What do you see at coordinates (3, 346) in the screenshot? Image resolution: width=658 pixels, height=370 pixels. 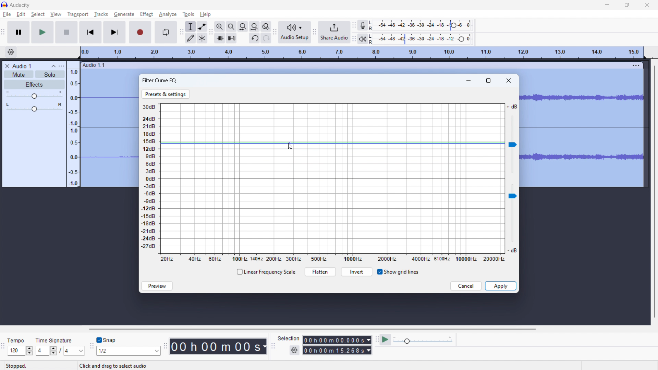 I see `time signature toolbar` at bounding box center [3, 346].